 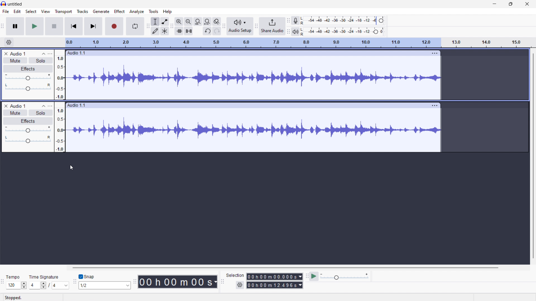 I want to click on remove track, so click(x=6, y=54).